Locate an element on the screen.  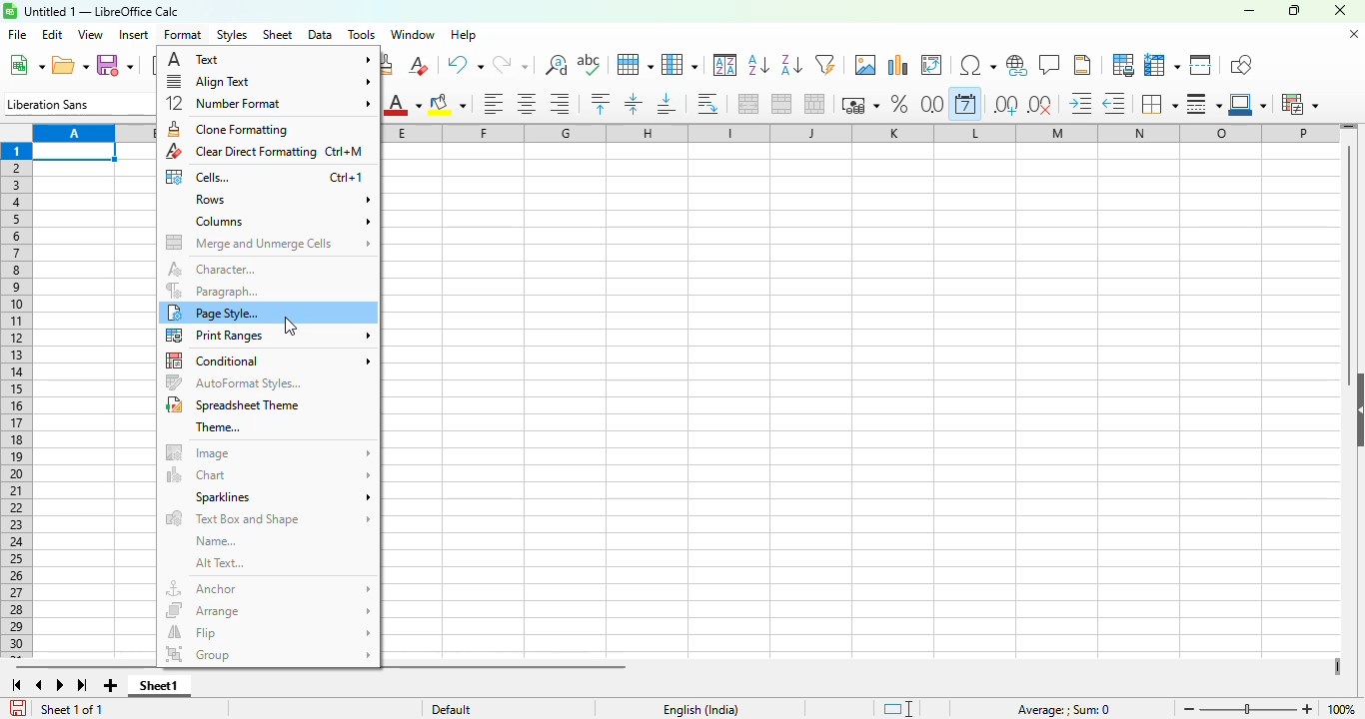
standard selection is located at coordinates (896, 708).